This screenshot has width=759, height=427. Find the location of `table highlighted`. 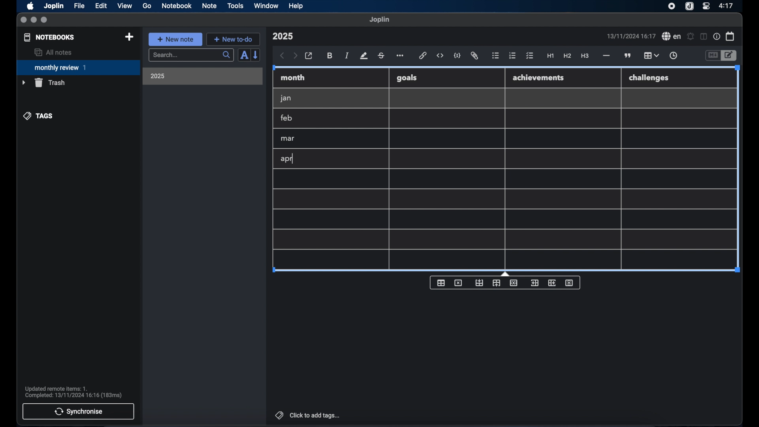

table highlighted is located at coordinates (650, 55).